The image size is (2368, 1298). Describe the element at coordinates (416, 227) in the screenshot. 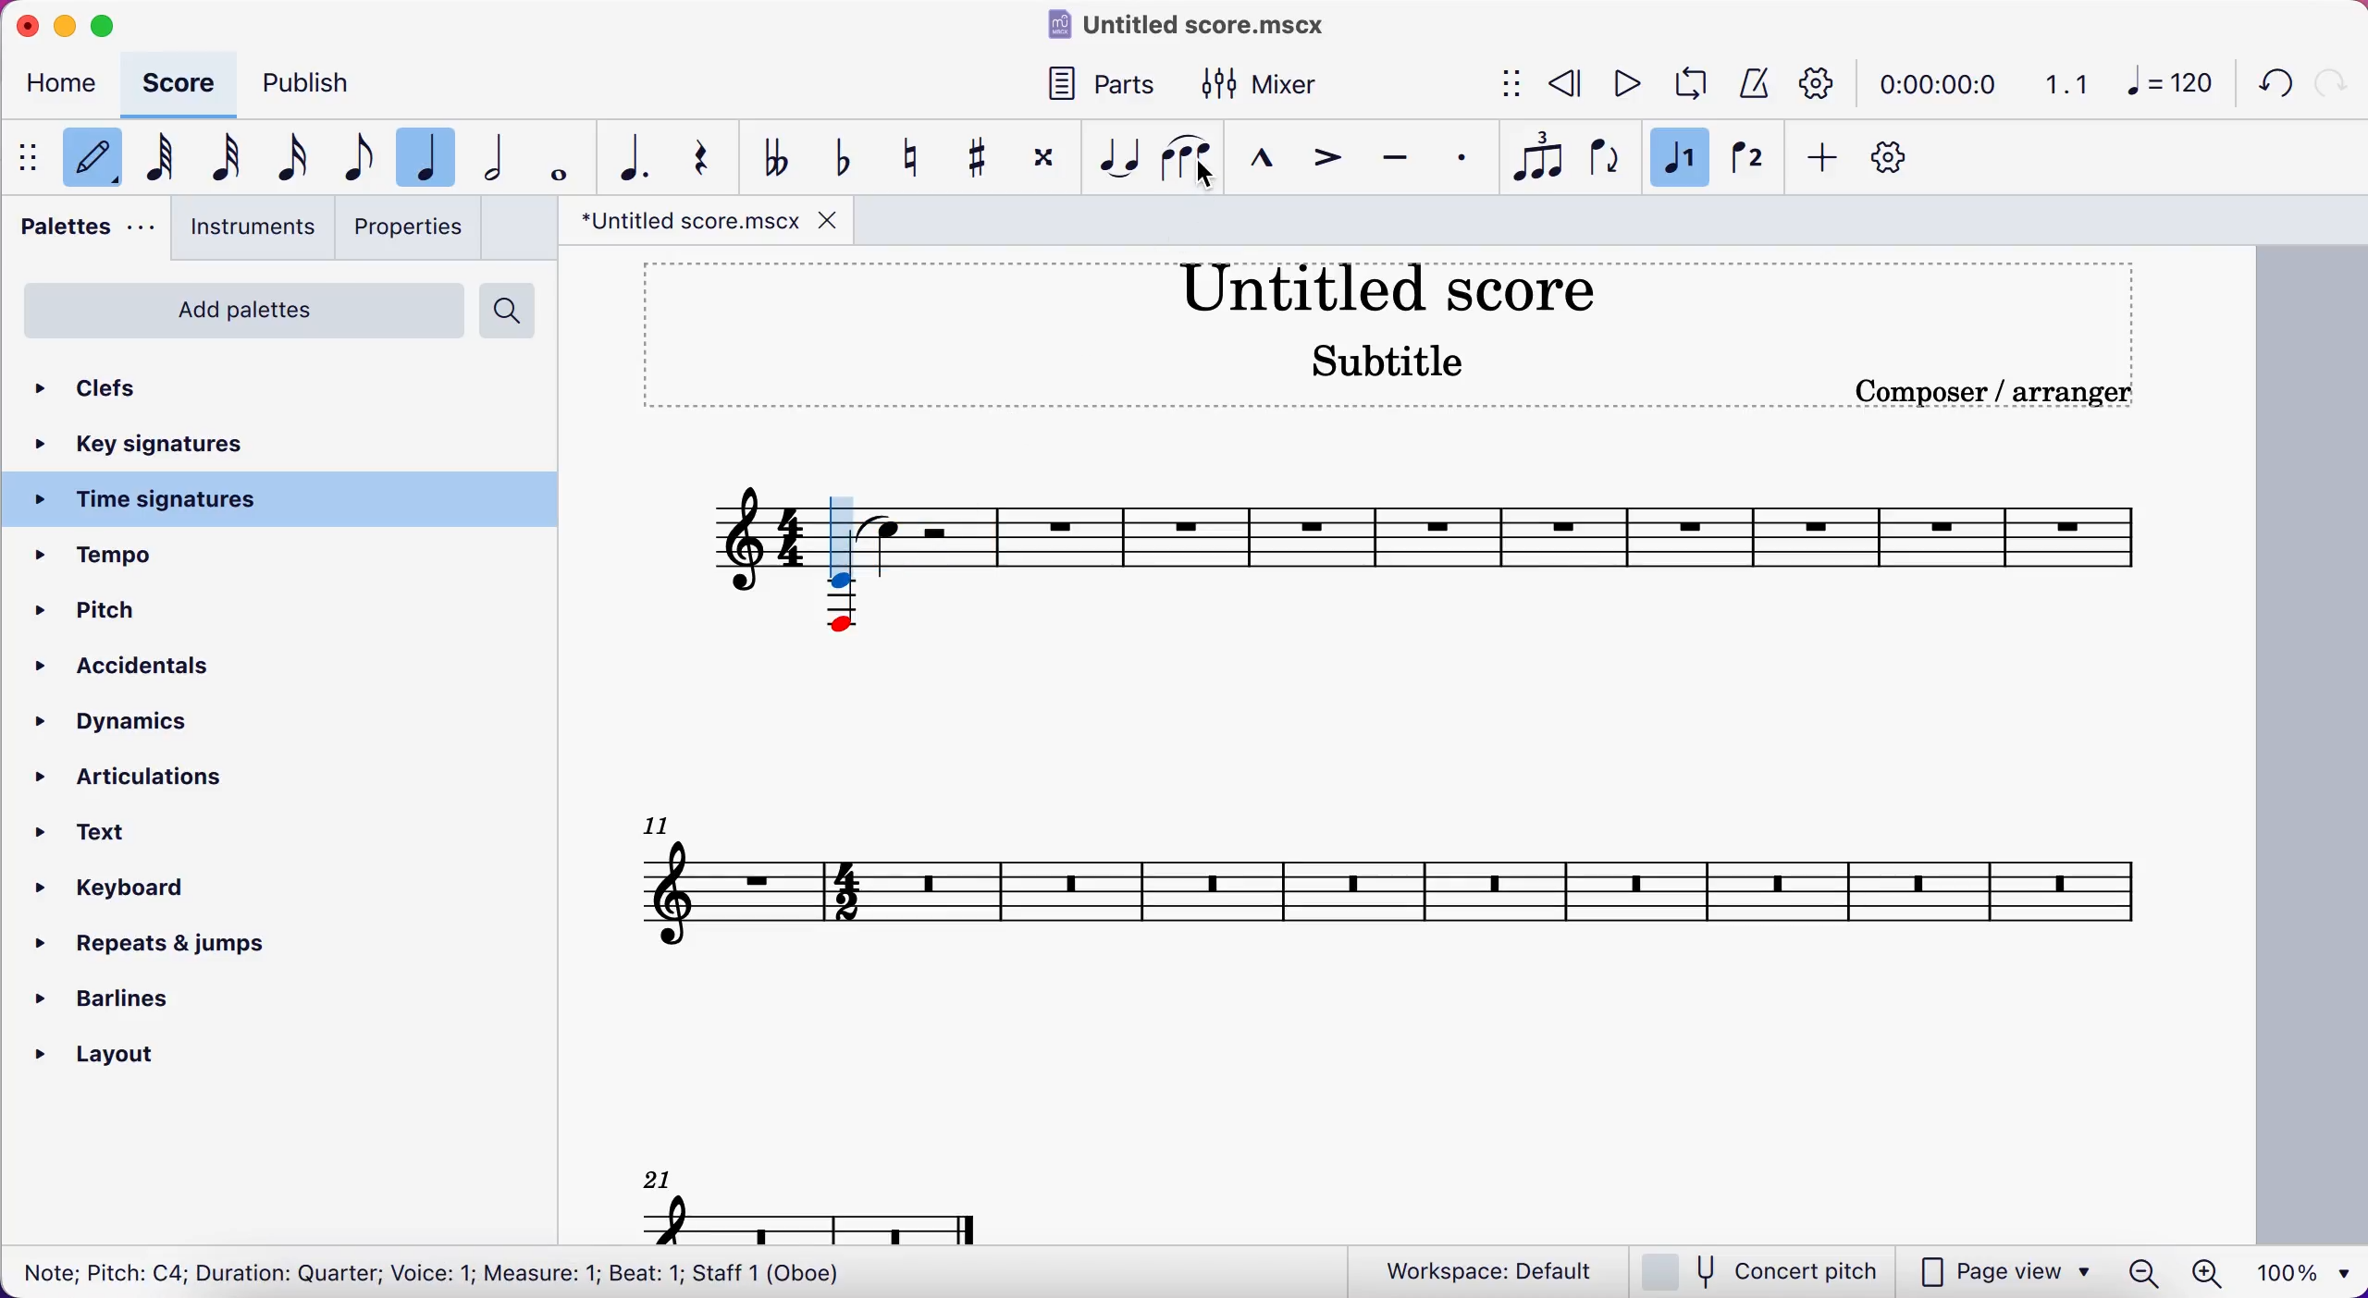

I see `properties` at that location.